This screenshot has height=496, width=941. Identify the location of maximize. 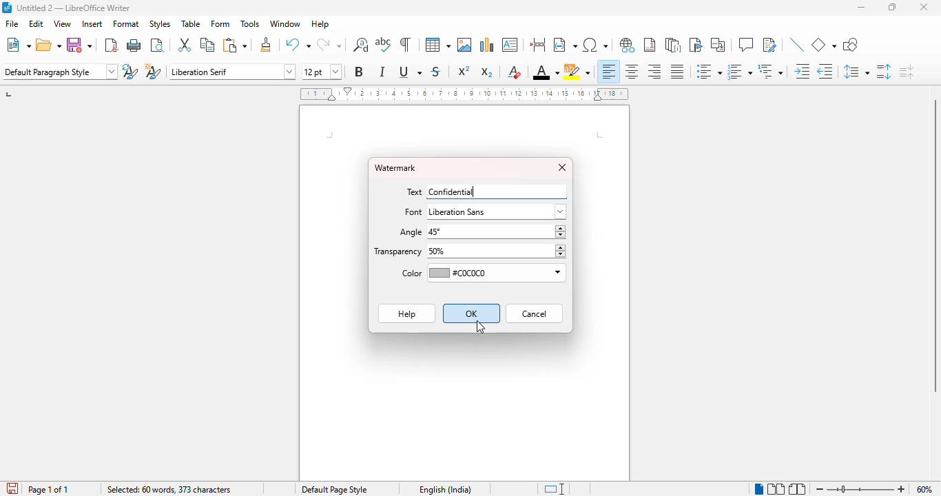
(893, 7).